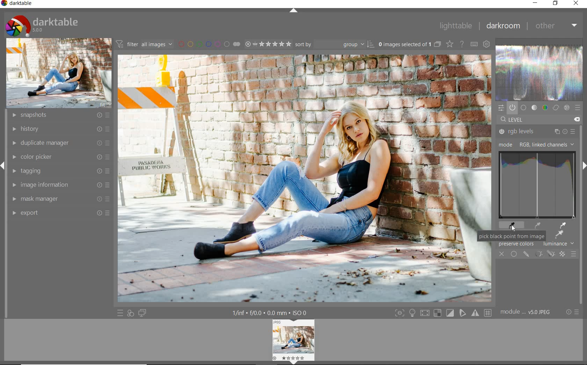 The image size is (587, 365). What do you see at coordinates (462, 45) in the screenshot?
I see `enable for online help` at bounding box center [462, 45].